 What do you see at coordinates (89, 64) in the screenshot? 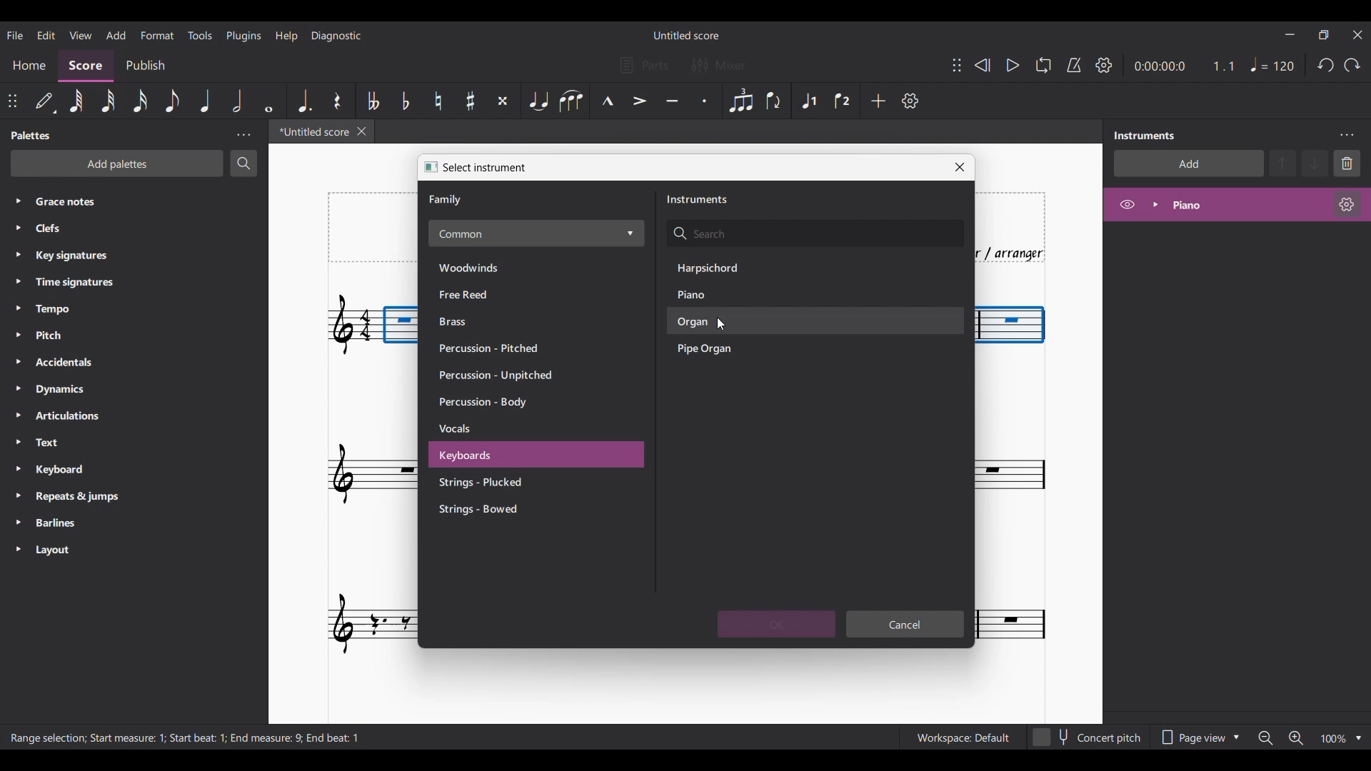
I see `Score section, current selection highlighted` at bounding box center [89, 64].